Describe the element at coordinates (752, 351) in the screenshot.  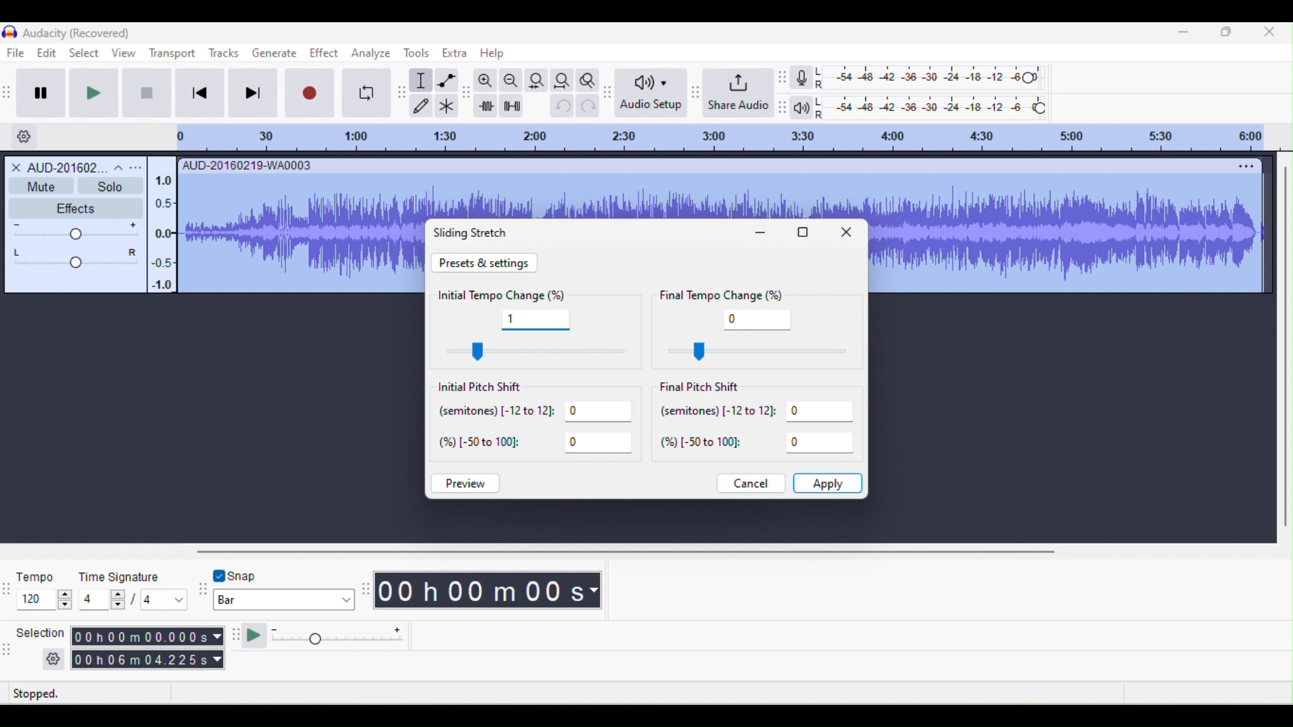
I see `control final tempo change` at that location.